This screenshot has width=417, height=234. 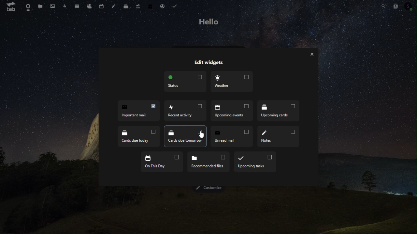 What do you see at coordinates (161, 6) in the screenshot?
I see `Email hosting` at bounding box center [161, 6].